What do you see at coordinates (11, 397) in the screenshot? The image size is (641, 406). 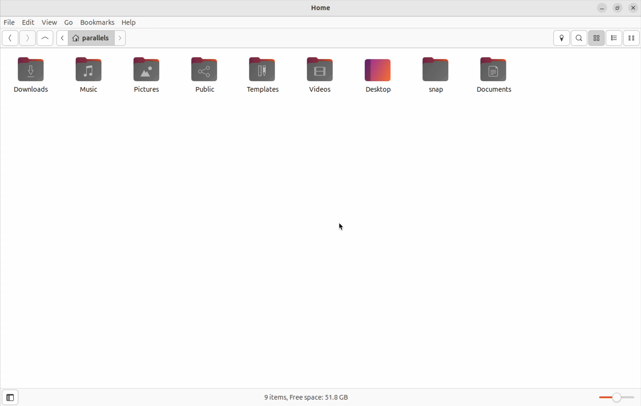 I see `opens side bar` at bounding box center [11, 397].